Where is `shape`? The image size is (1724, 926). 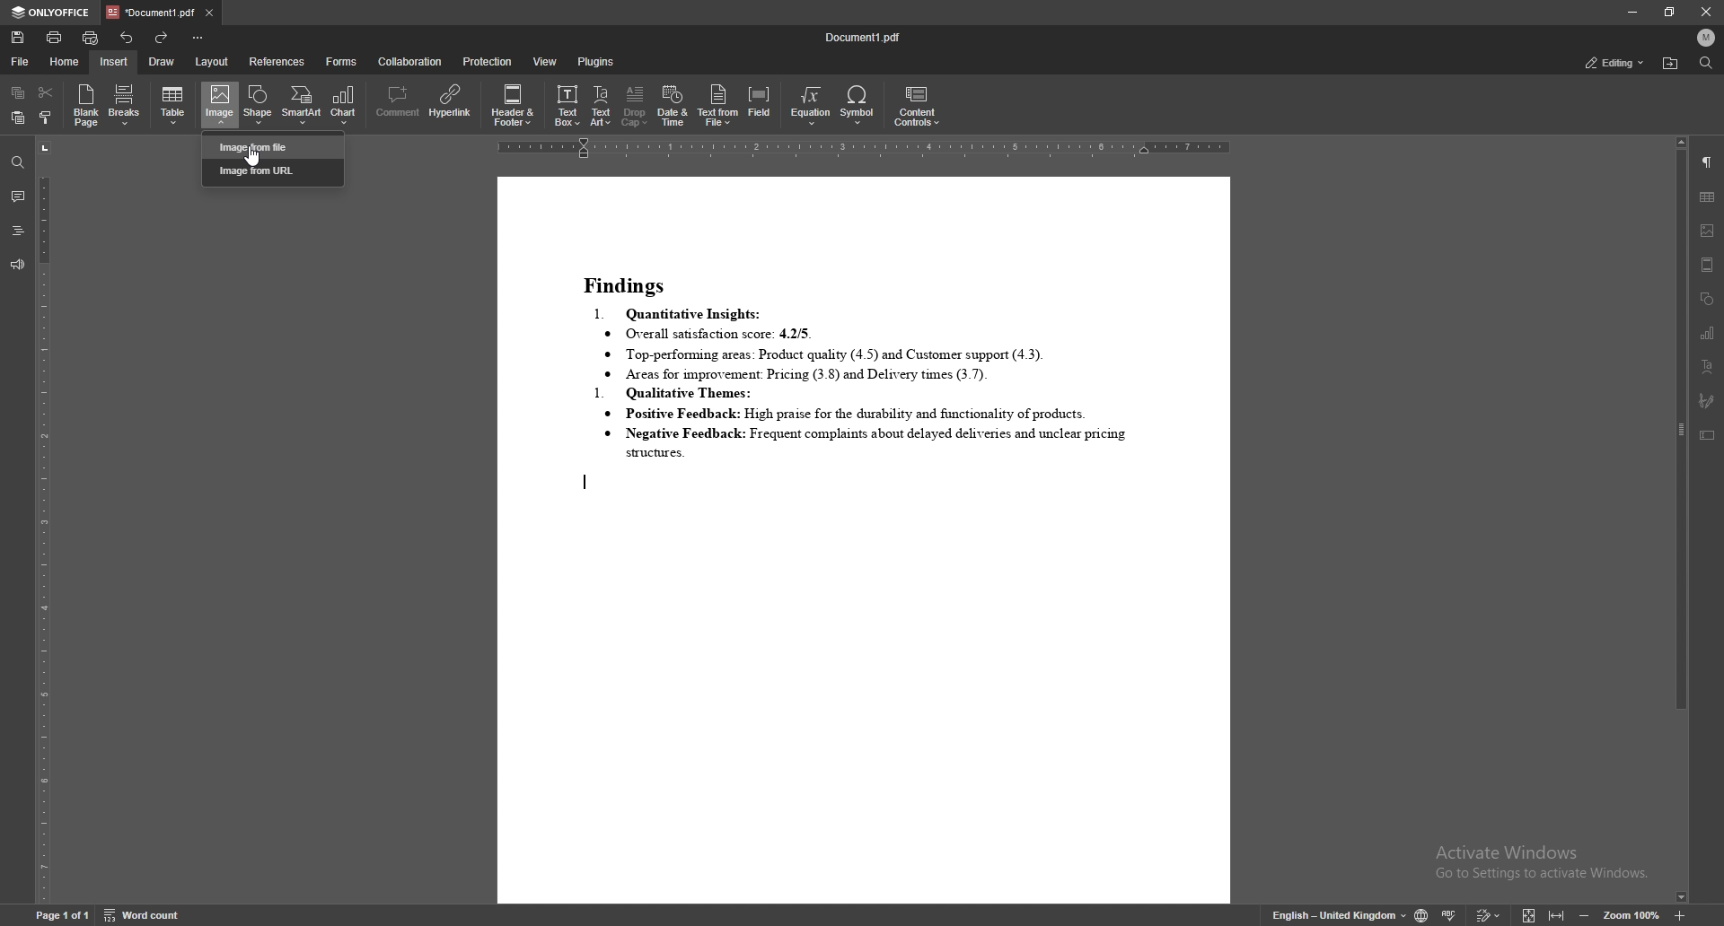
shape is located at coordinates (259, 100).